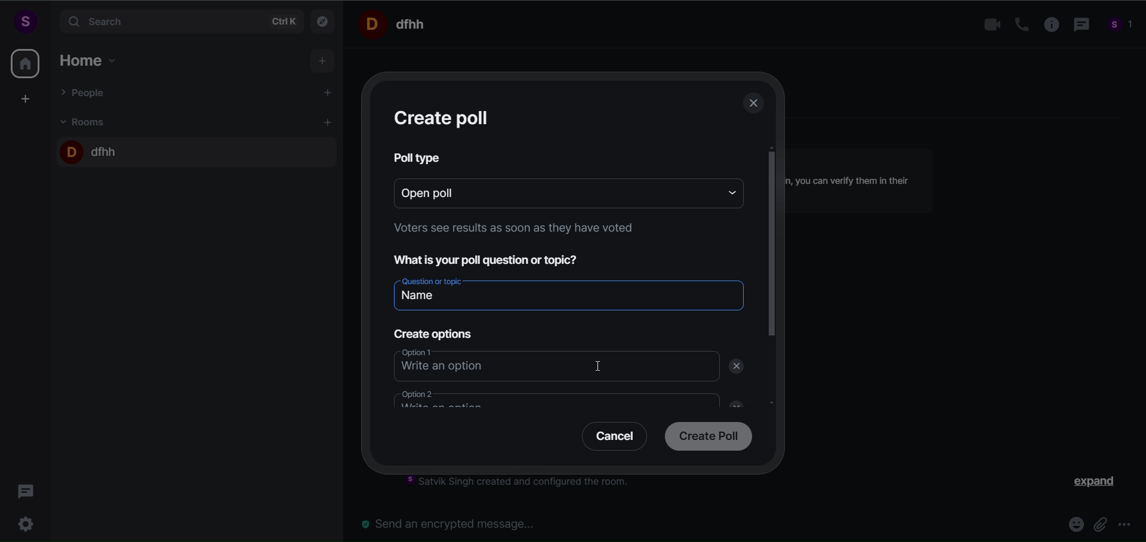  What do you see at coordinates (510, 230) in the screenshot?
I see `instruction` at bounding box center [510, 230].